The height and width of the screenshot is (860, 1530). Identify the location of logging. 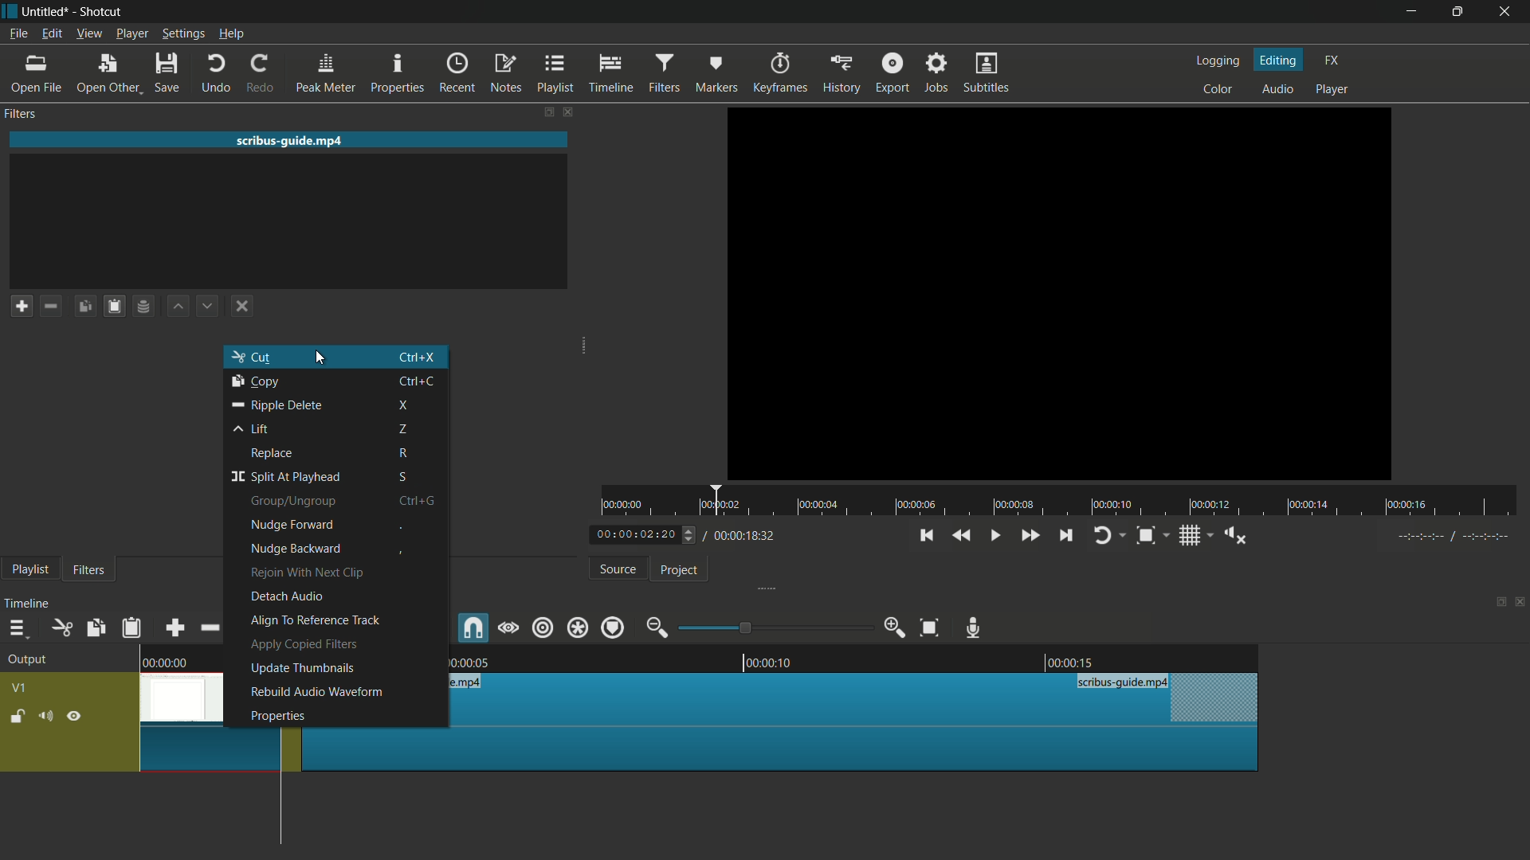
(1216, 61).